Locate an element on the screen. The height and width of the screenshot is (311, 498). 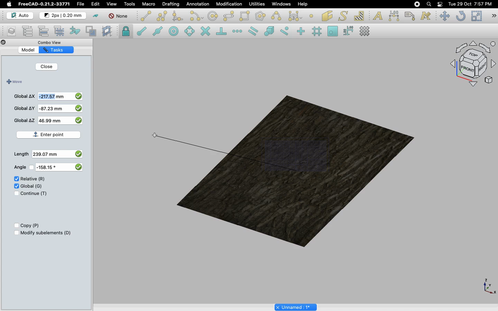
checkbox is located at coordinates (78, 153).